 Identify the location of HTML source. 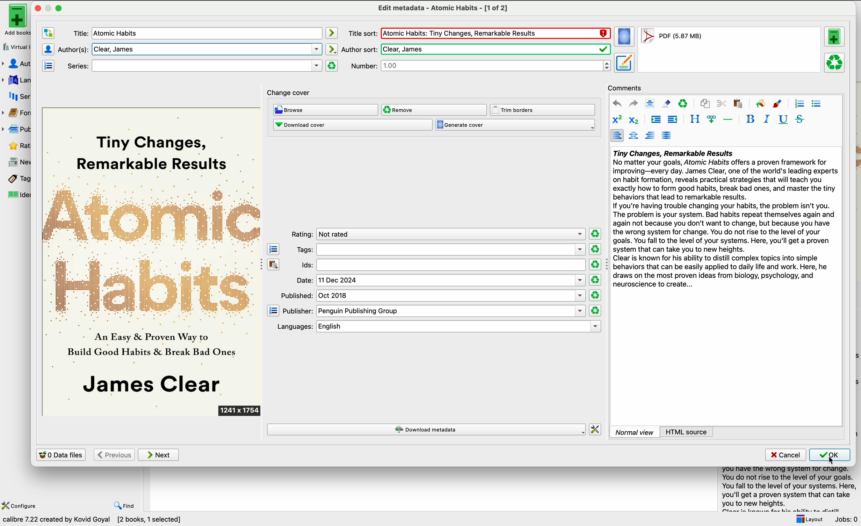
(687, 432).